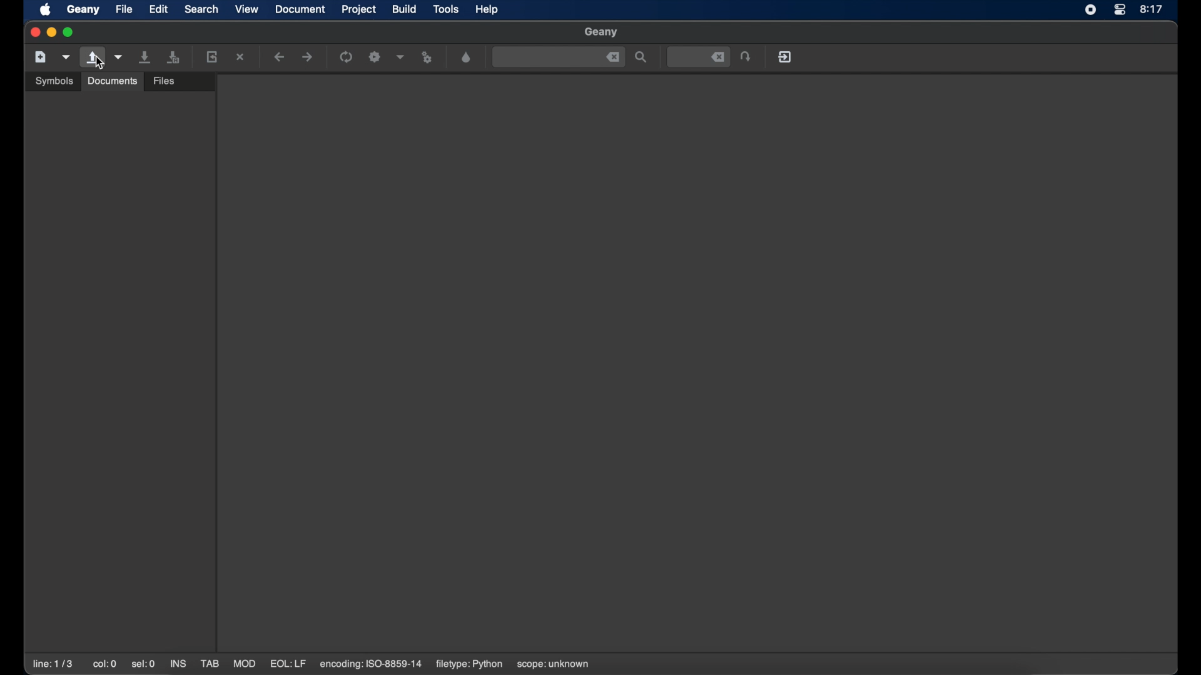  Describe the element at coordinates (55, 81) in the screenshot. I see `symbols` at that location.